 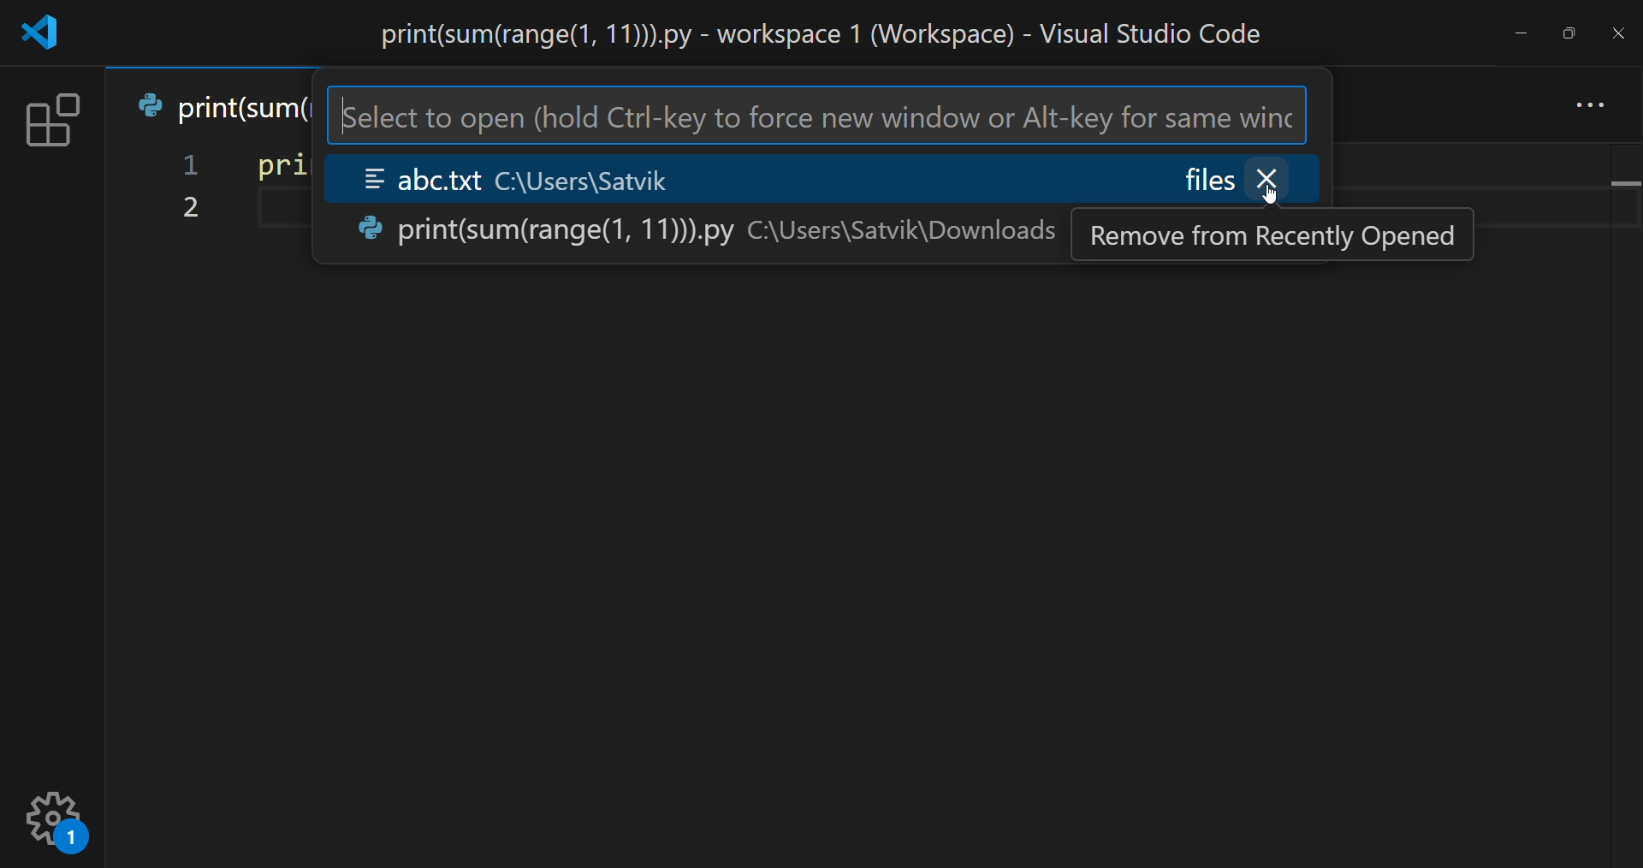 What do you see at coordinates (218, 107) in the screenshot?
I see `print(sum(` at bounding box center [218, 107].